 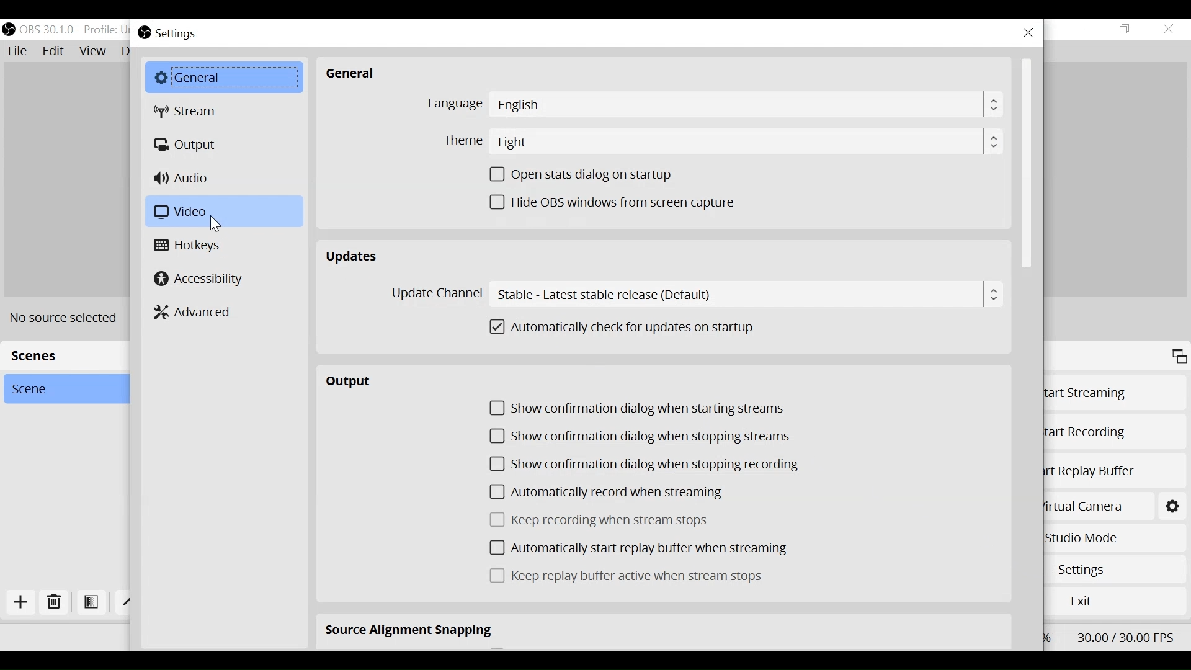 I want to click on Settings, so click(x=1172, y=505).